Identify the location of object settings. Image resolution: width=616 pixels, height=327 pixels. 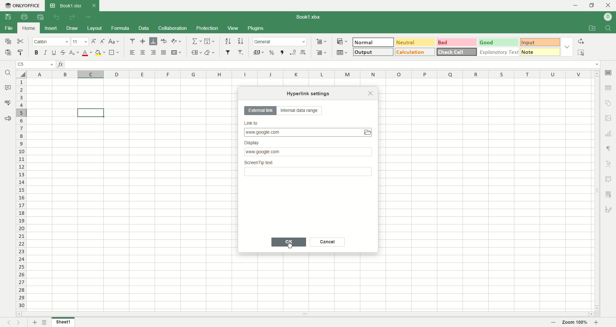
(608, 104).